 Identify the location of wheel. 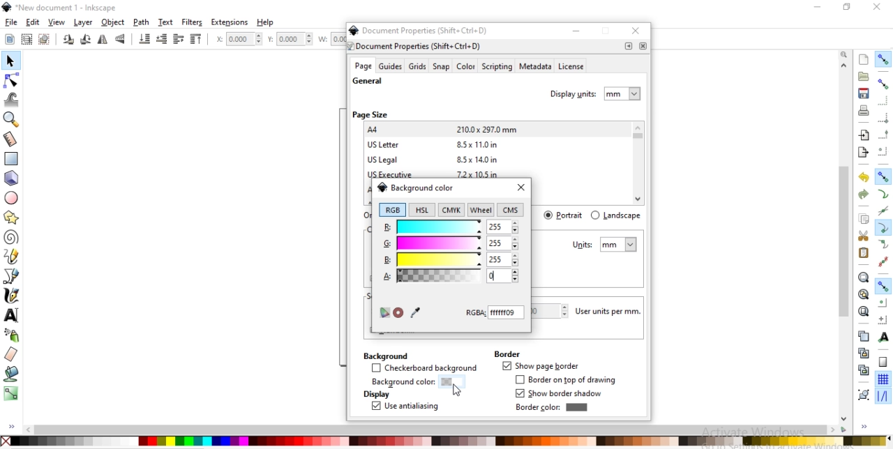
(481, 210).